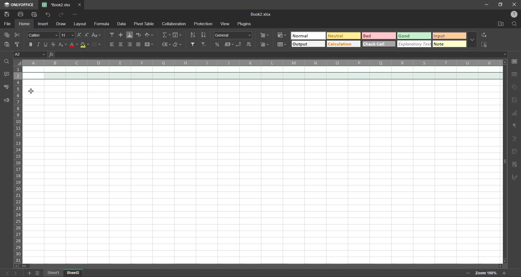 The height and width of the screenshot is (277, 521). Describe the element at coordinates (262, 63) in the screenshot. I see `column names` at that location.